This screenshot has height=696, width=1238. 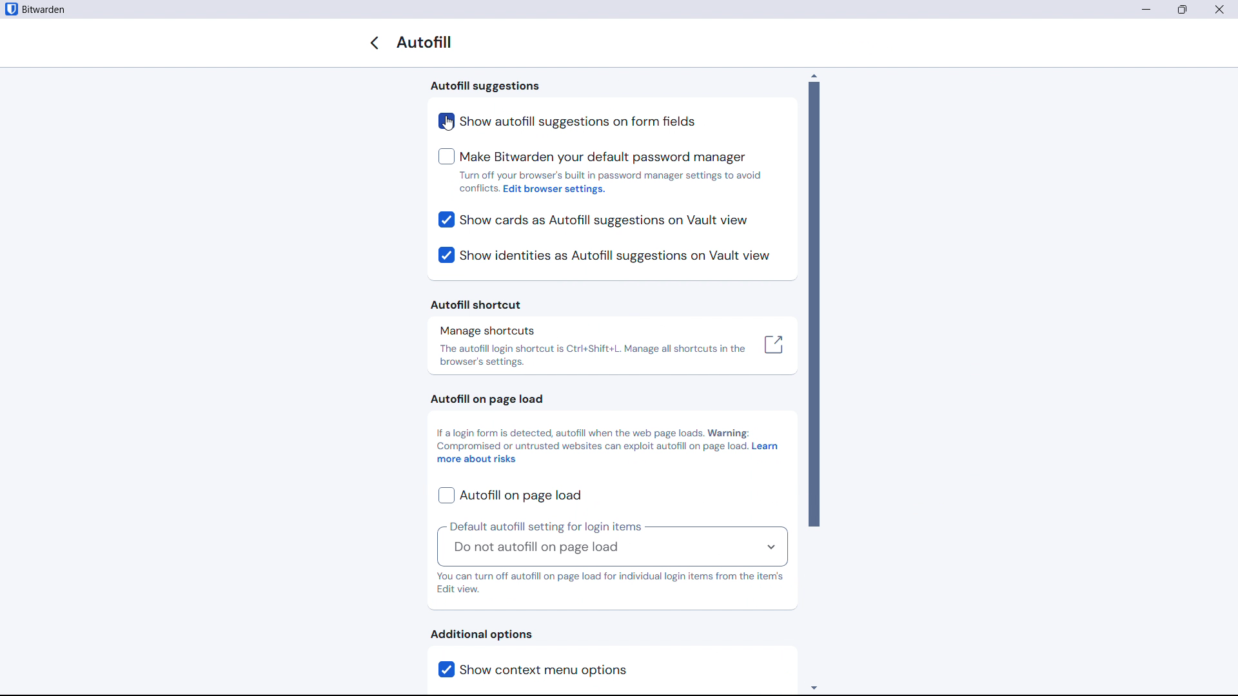 I want to click on Manage shortcuts  The auto fill login shortcut is ctrl+shift+L.  manage all shortcuts in the browser's settings, so click(x=613, y=347).